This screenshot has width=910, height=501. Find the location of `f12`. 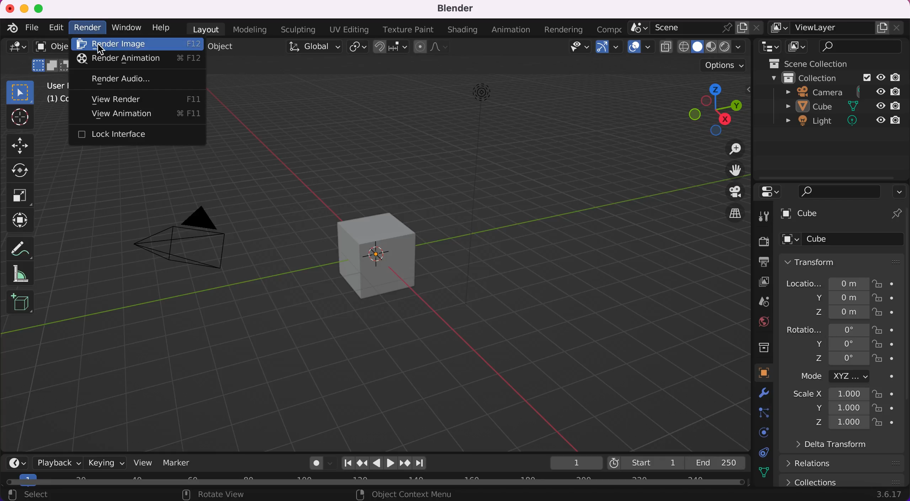

f12 is located at coordinates (194, 60).